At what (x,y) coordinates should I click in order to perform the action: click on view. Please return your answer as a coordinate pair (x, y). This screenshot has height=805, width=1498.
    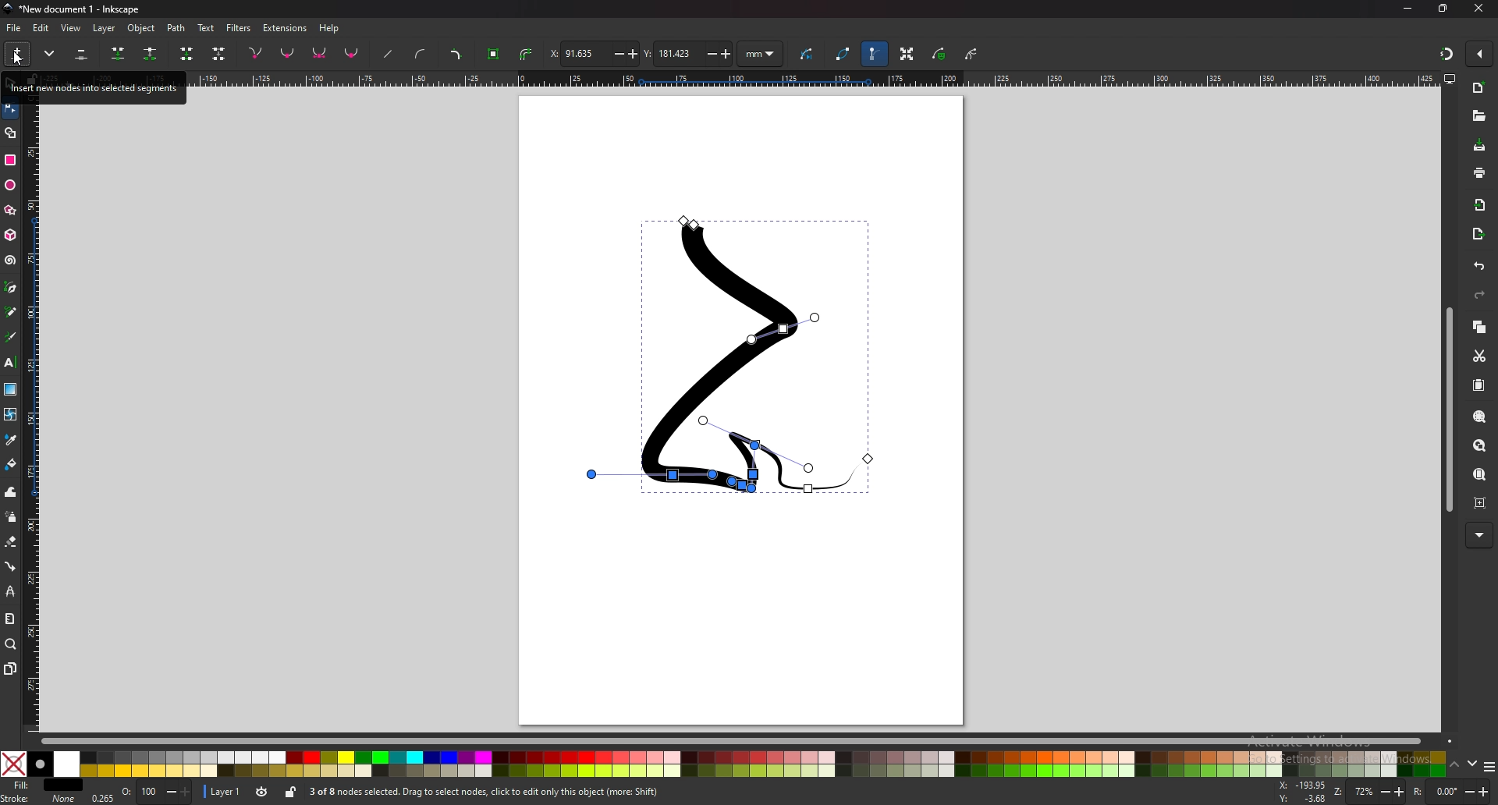
    Looking at the image, I should click on (72, 28).